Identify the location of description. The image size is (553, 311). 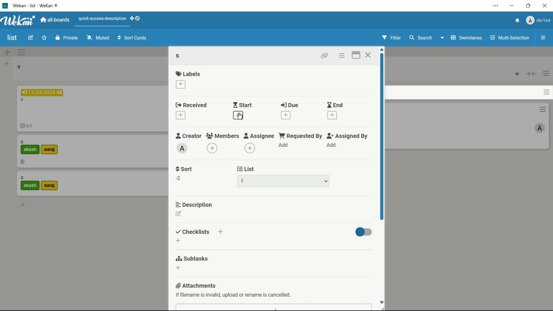
(194, 204).